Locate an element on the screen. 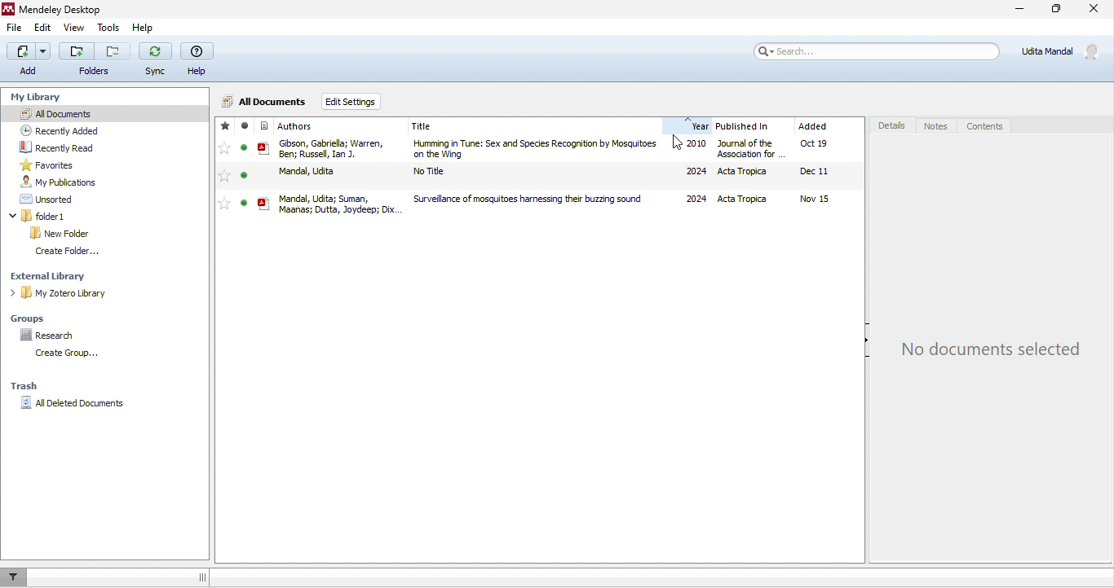 The width and height of the screenshot is (1114, 588). my library is located at coordinates (41, 97).